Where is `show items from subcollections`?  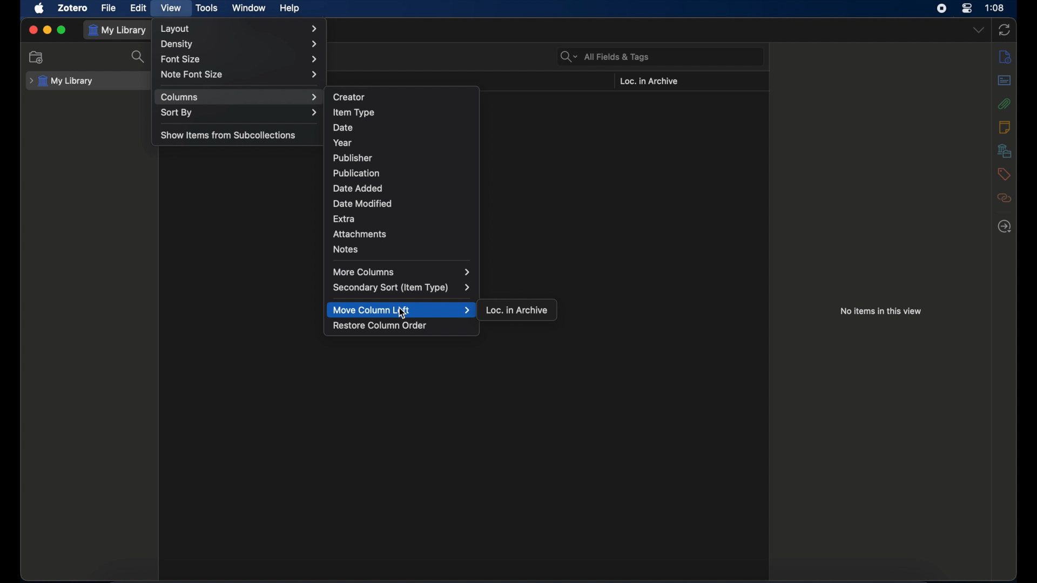
show items from subcollections is located at coordinates (229, 134).